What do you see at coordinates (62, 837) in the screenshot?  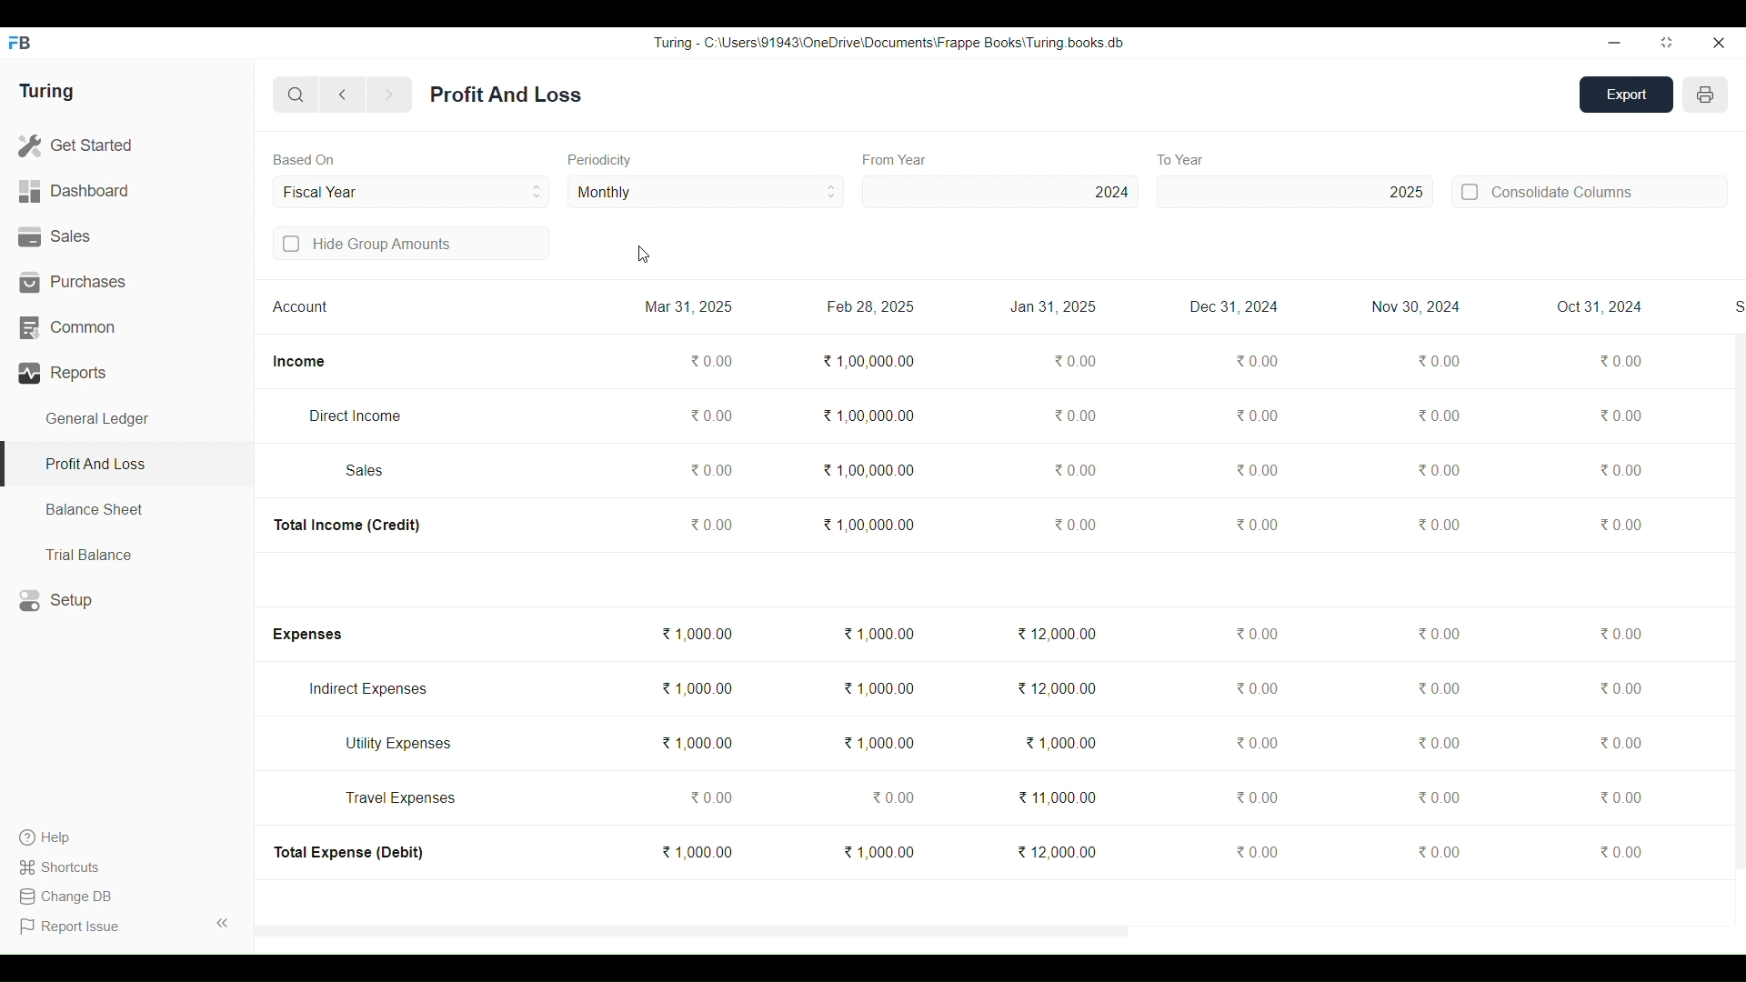 I see `Help` at bounding box center [62, 837].